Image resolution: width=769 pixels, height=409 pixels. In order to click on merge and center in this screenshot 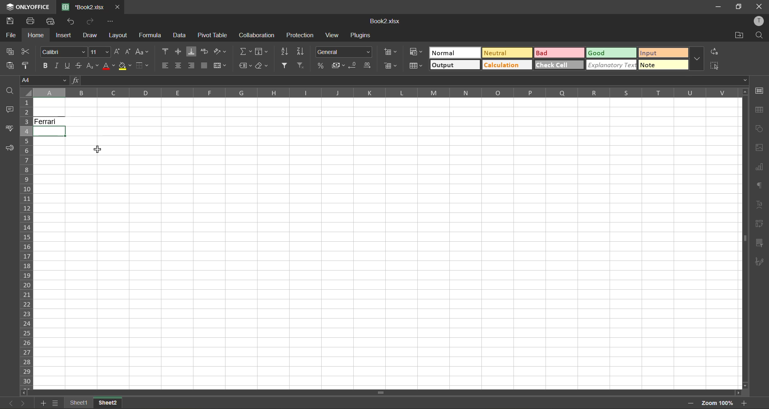, I will do `click(219, 65)`.